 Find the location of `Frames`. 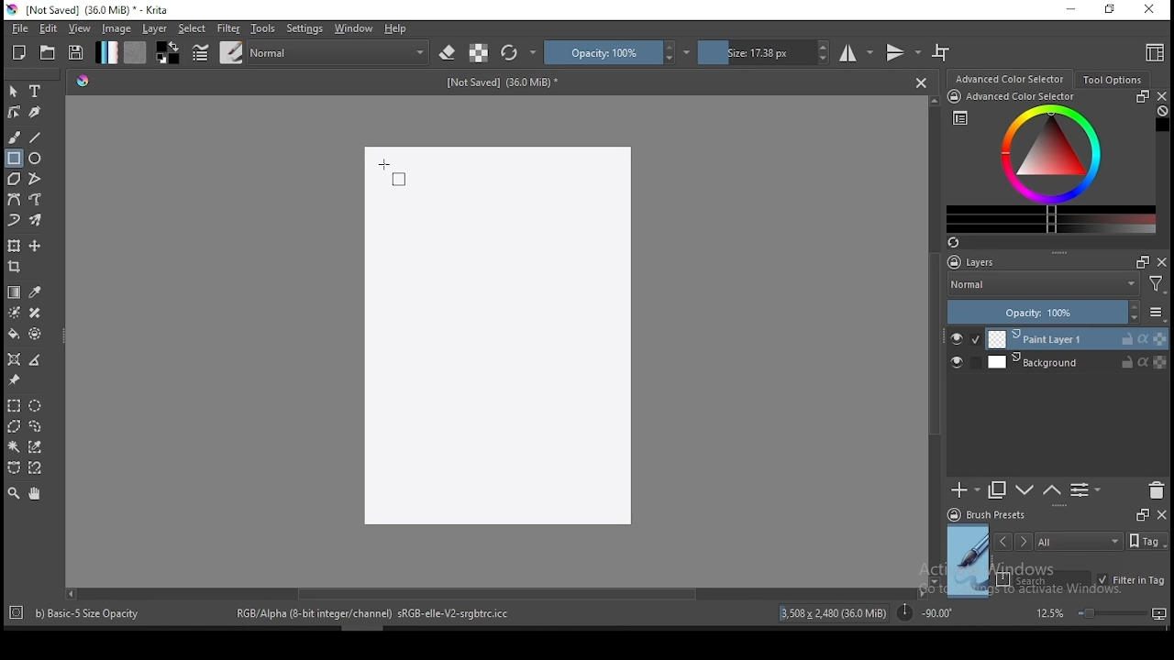

Frames is located at coordinates (1137, 261).